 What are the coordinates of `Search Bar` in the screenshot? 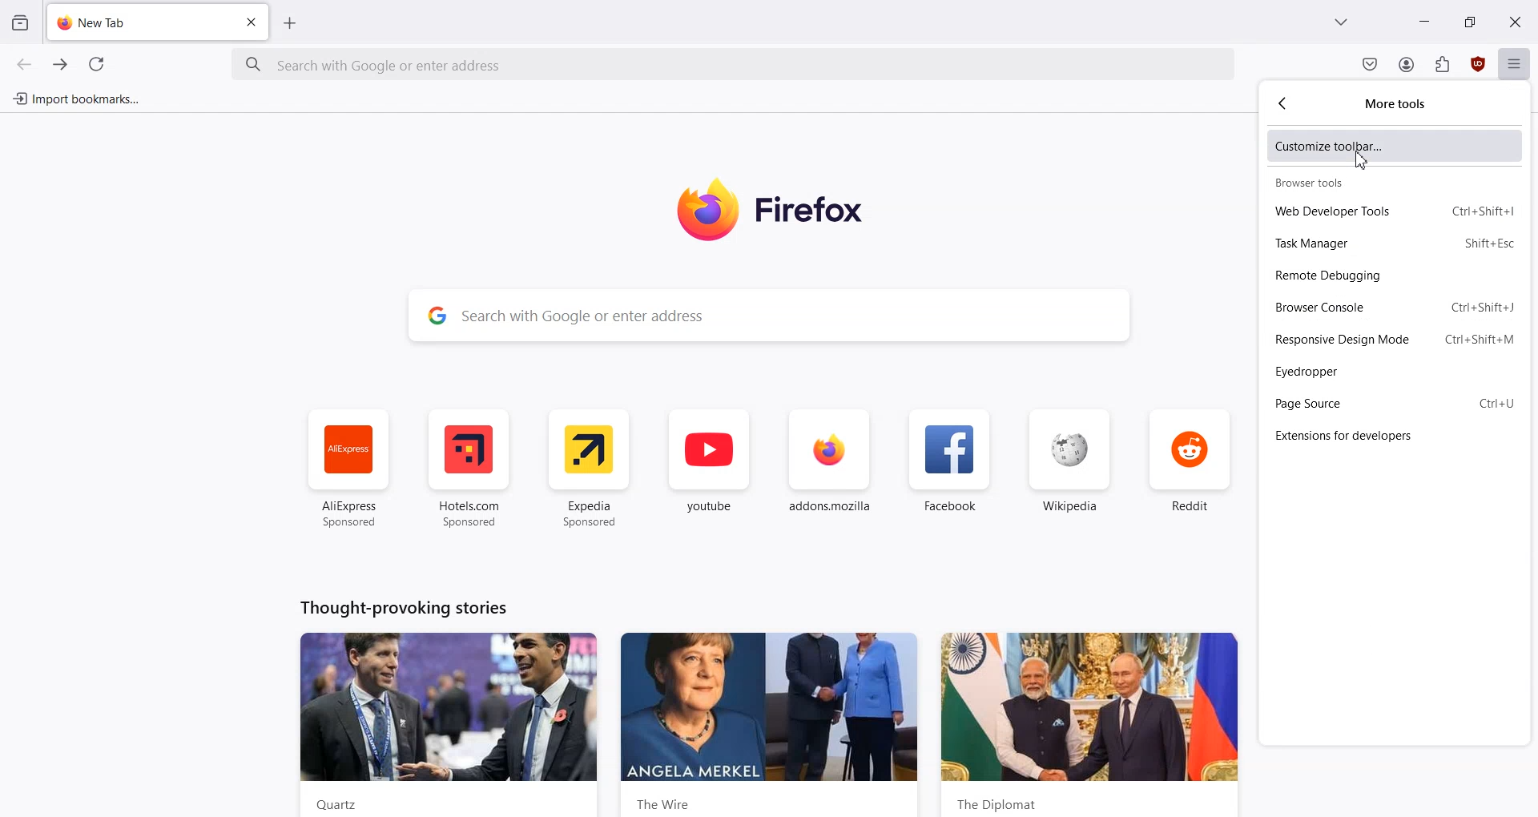 It's located at (735, 65).